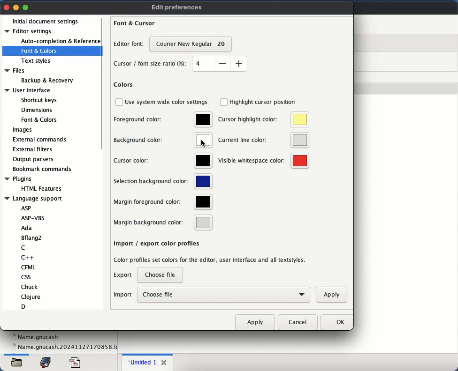 Image resolution: width=458 pixels, height=371 pixels. I want to click on Clojure, so click(31, 297).